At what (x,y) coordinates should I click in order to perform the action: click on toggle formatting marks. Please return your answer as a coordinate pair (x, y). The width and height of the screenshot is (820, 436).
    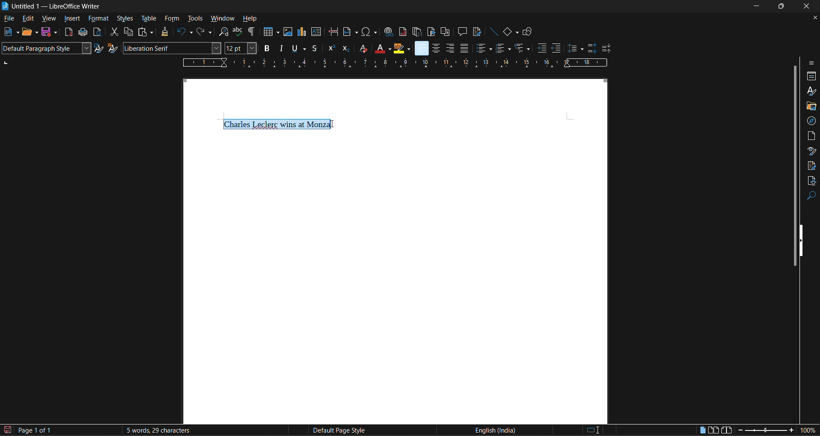
    Looking at the image, I should click on (252, 32).